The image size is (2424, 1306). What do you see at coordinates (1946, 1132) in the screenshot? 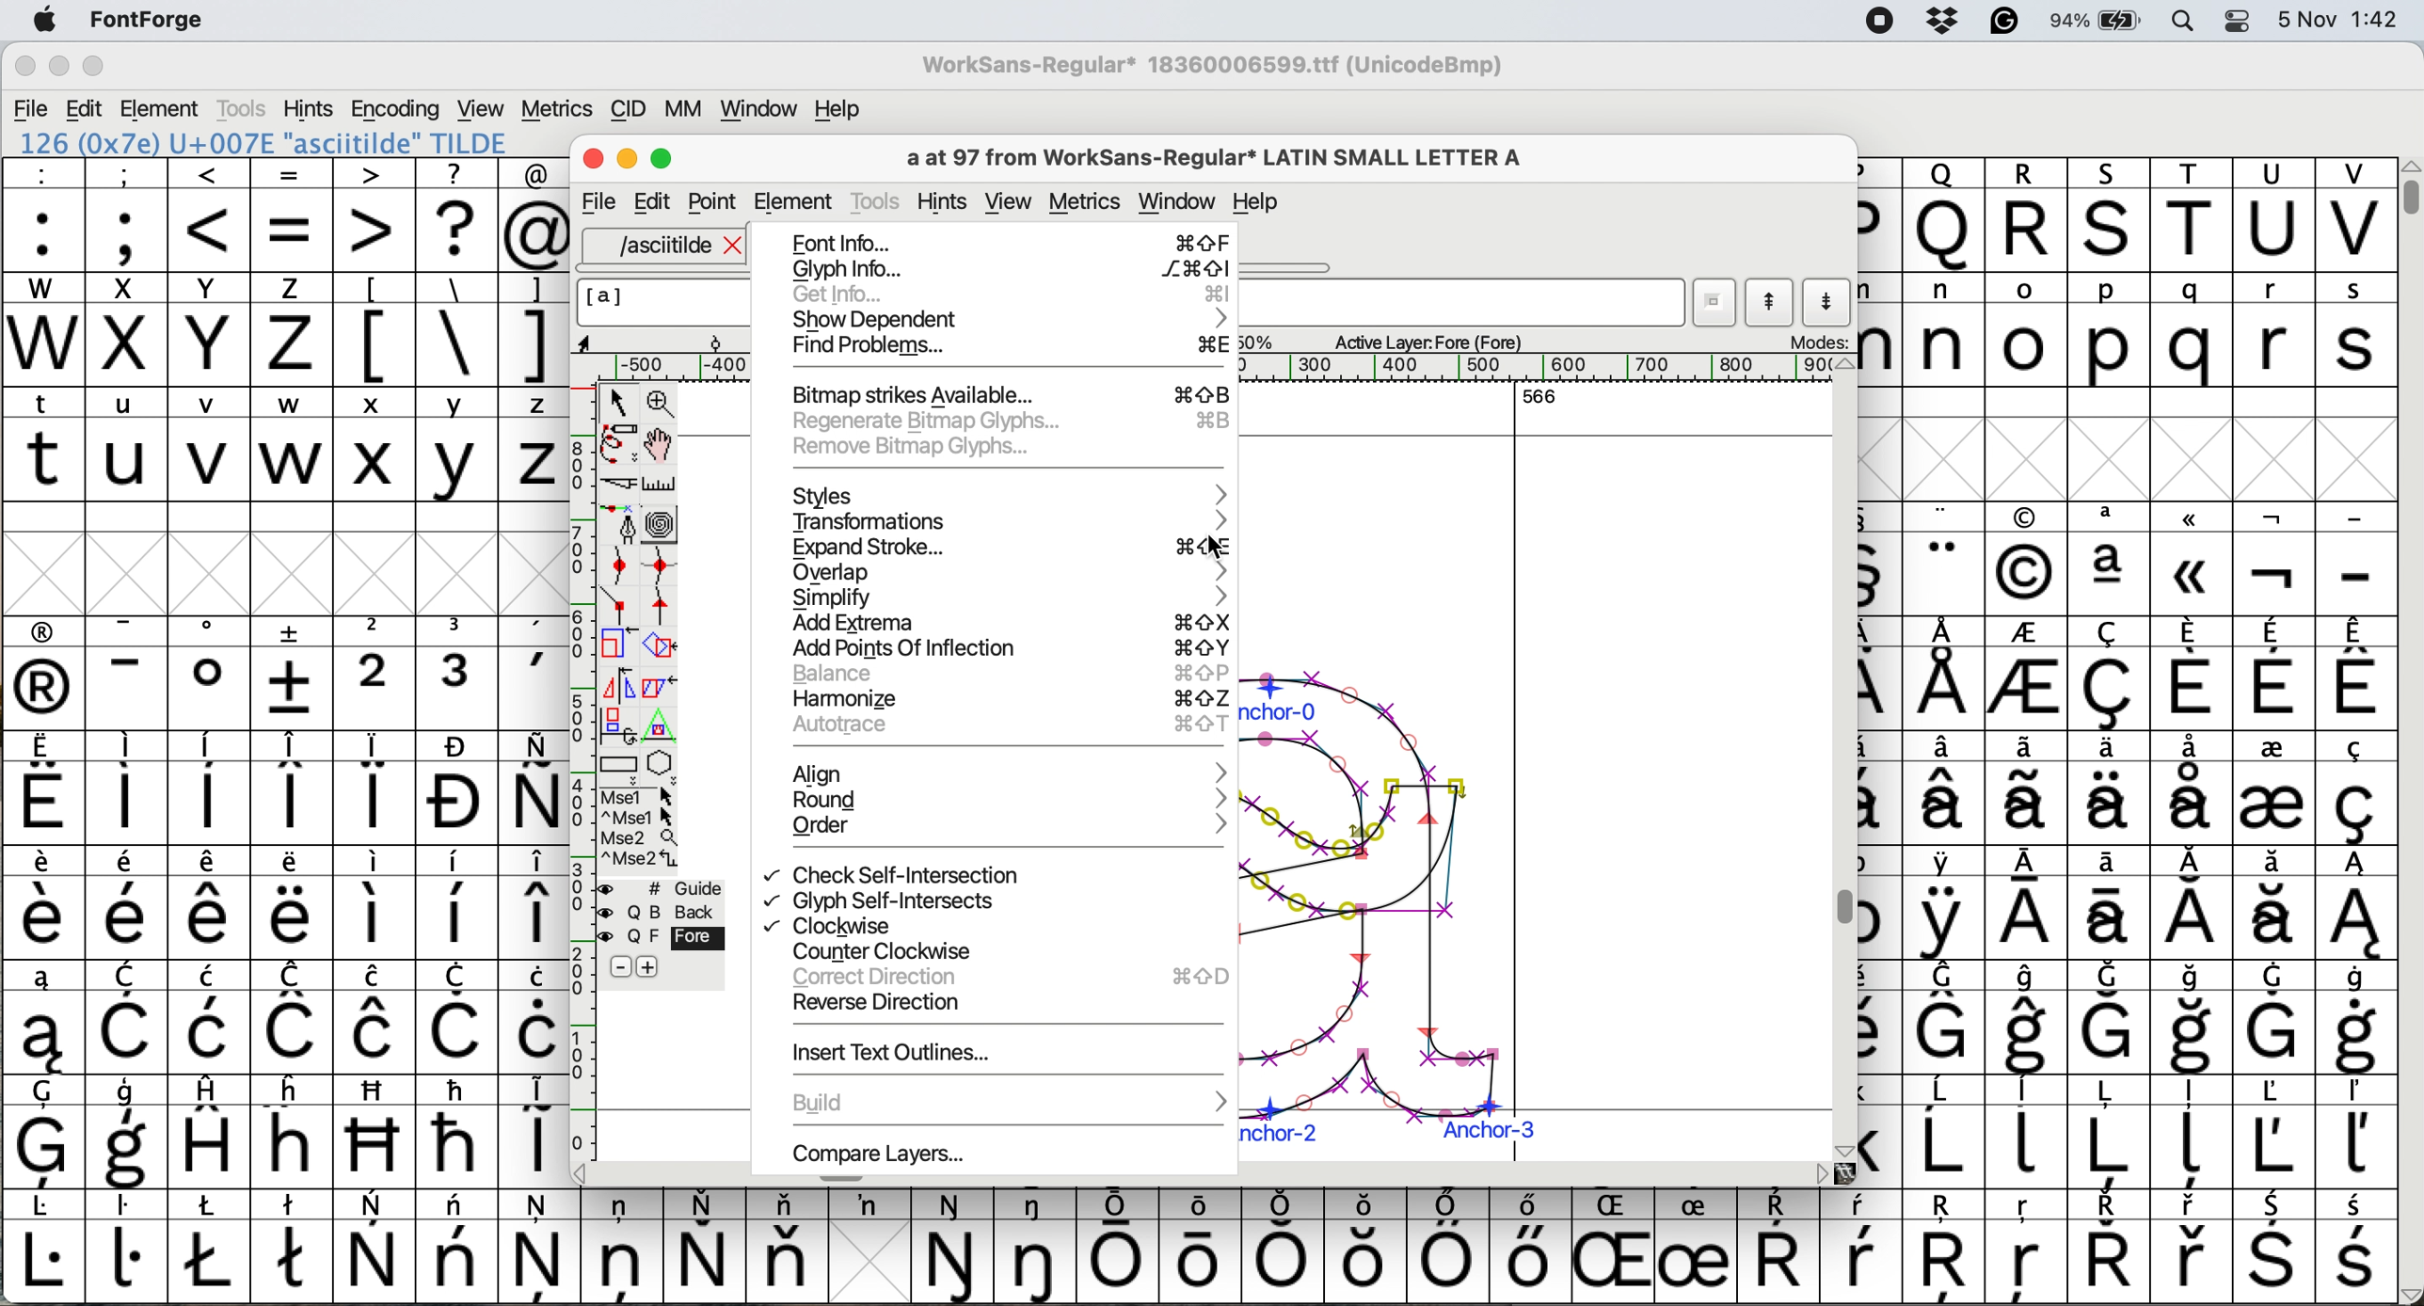
I see `symbol` at bounding box center [1946, 1132].